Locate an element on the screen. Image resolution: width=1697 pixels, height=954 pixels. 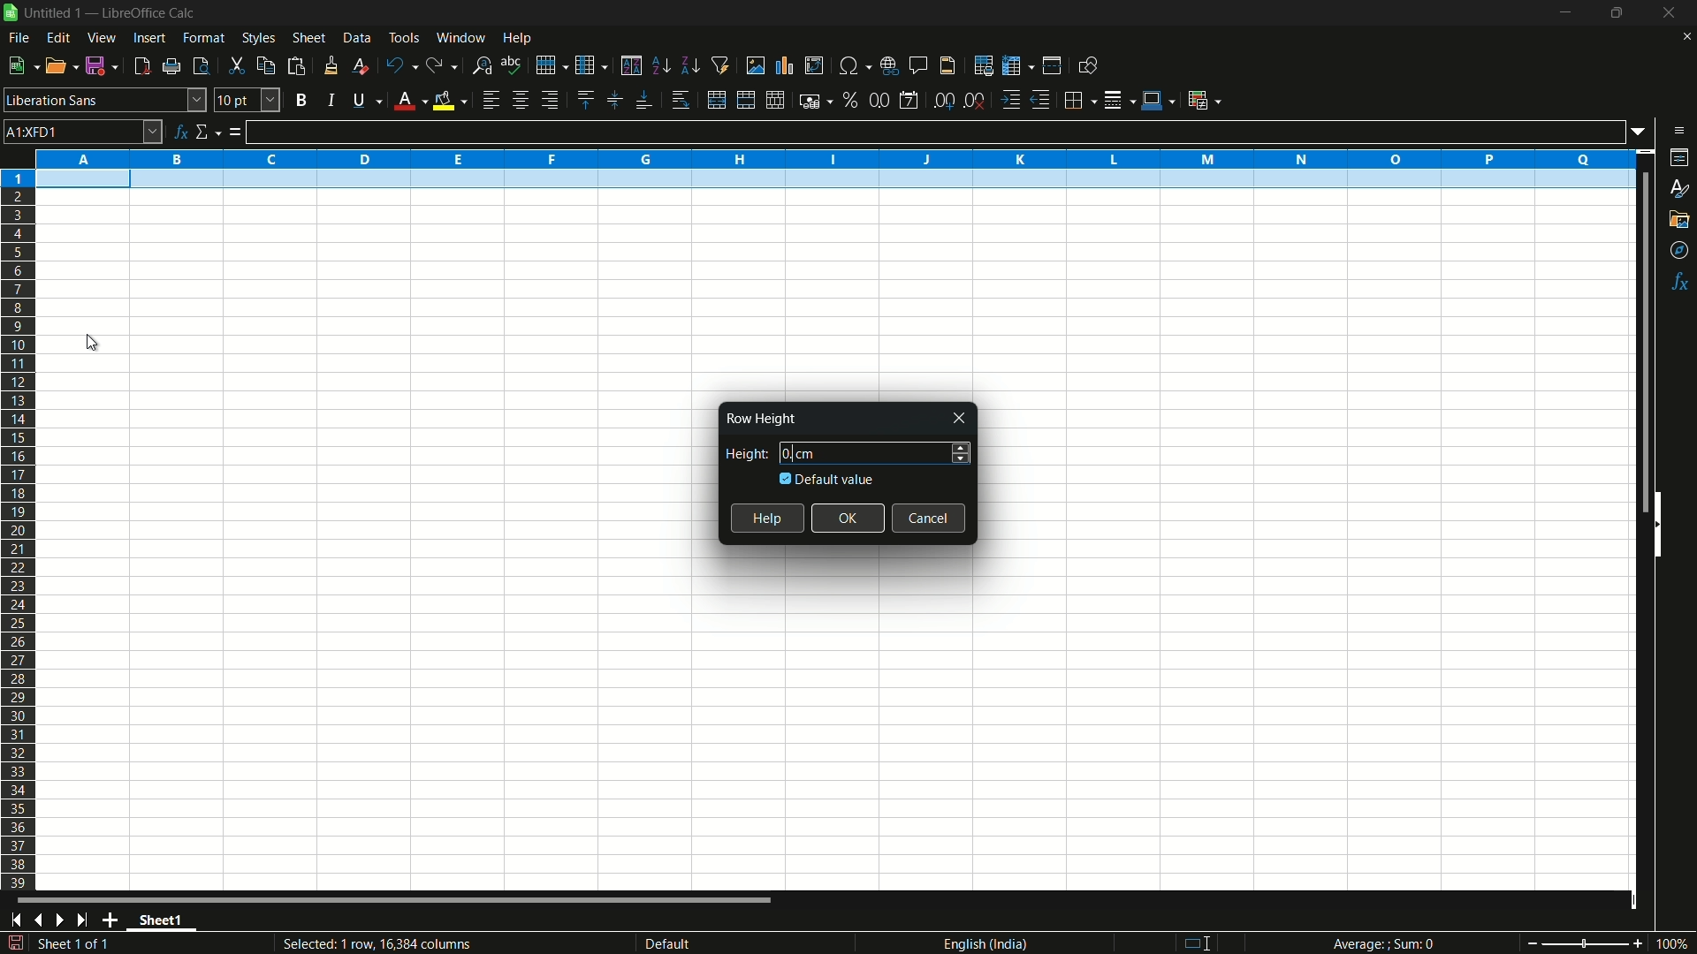
format menu is located at coordinates (204, 38).